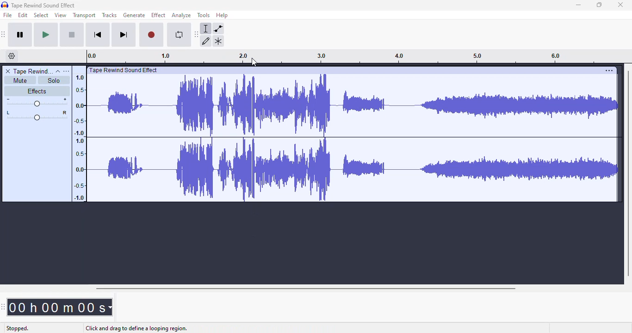  I want to click on volume, so click(37, 103).